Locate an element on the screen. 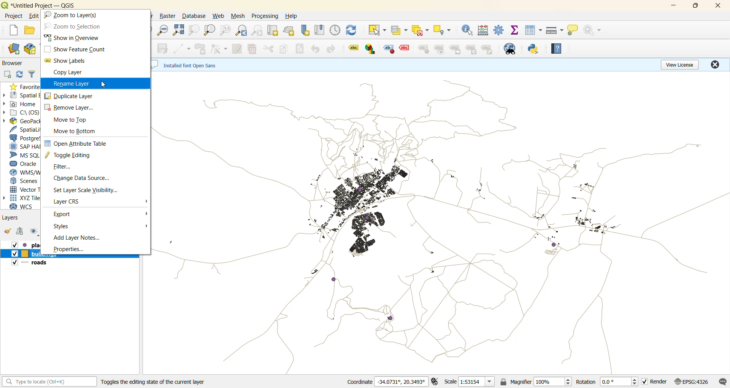 This screenshot has width=730, height=388. postgresql is located at coordinates (25, 138).